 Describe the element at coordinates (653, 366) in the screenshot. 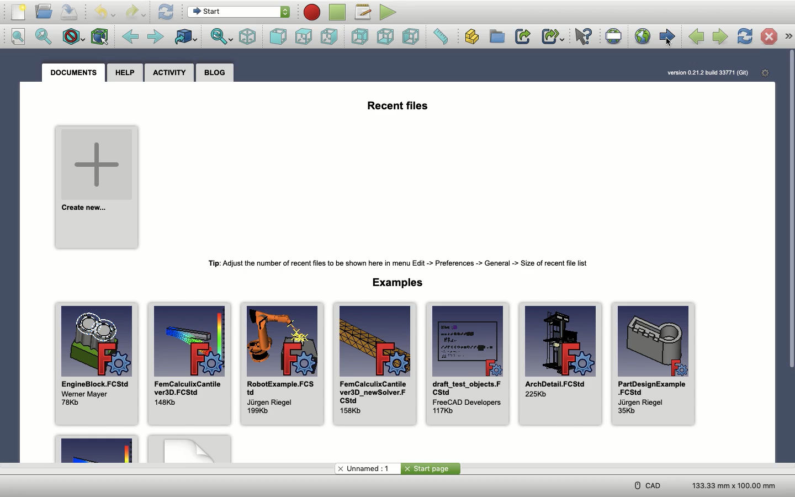

I see `PartDesignExample.FCStd` at that location.